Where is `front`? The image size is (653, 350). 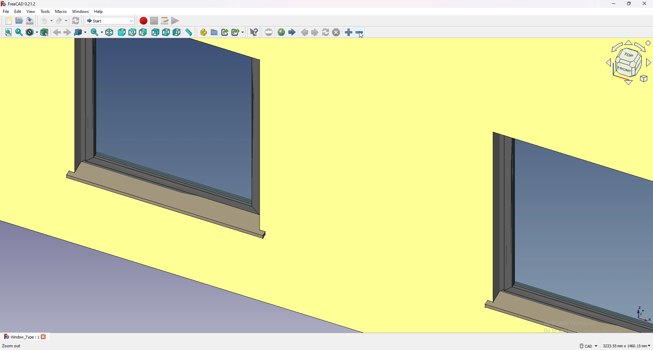 front is located at coordinates (122, 33).